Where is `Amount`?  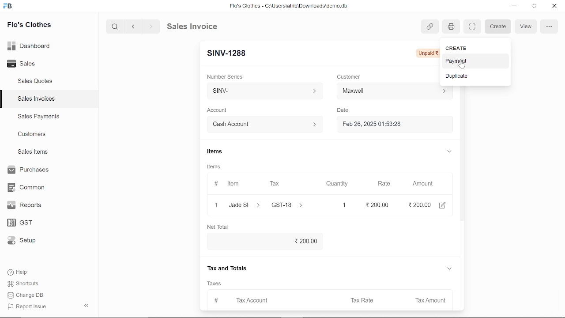
Amount is located at coordinates (423, 184).